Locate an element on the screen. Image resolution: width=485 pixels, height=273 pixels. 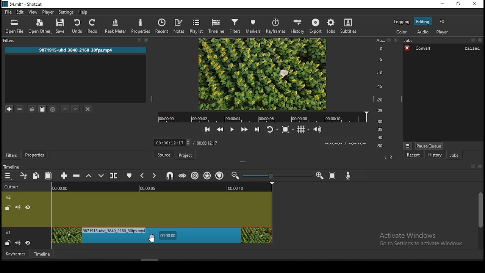
skip to the previous point is located at coordinates (207, 130).